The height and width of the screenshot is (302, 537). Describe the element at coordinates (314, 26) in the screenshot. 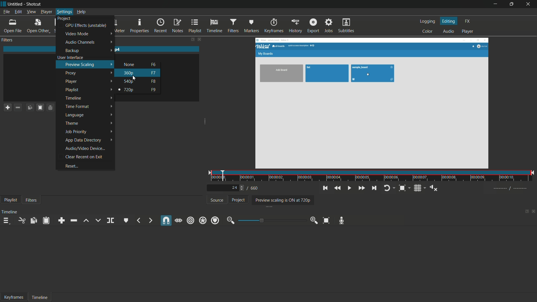

I see `export` at that location.